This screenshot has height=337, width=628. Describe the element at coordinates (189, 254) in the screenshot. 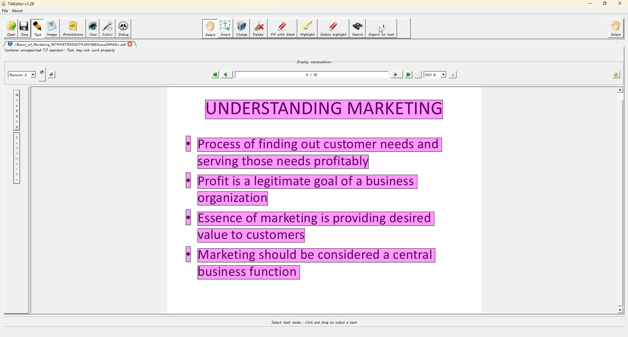

I see `` at that location.